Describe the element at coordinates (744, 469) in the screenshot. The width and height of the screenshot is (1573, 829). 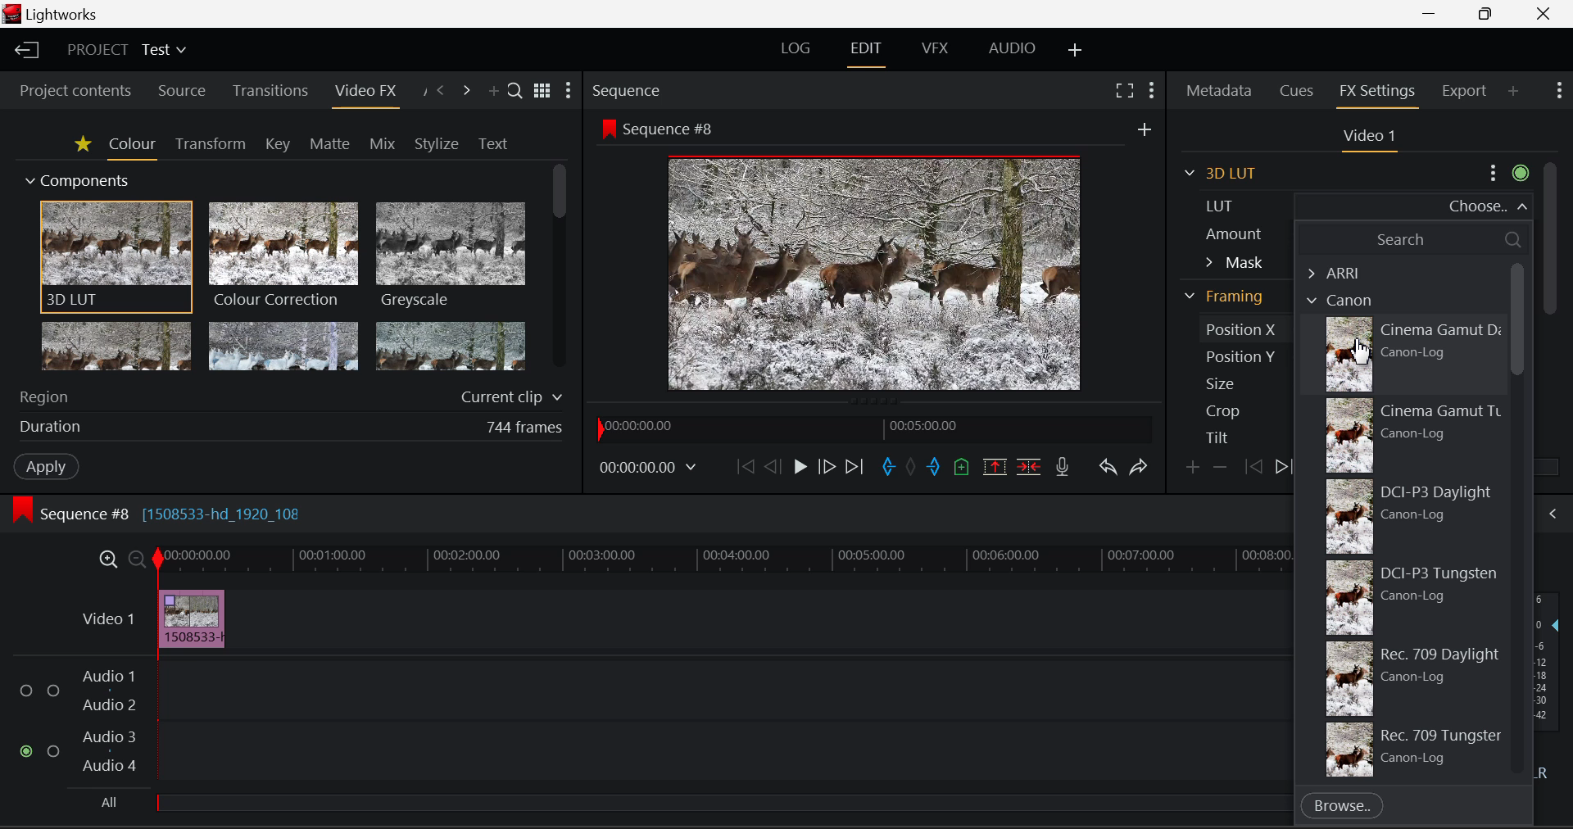
I see `To Start` at that location.